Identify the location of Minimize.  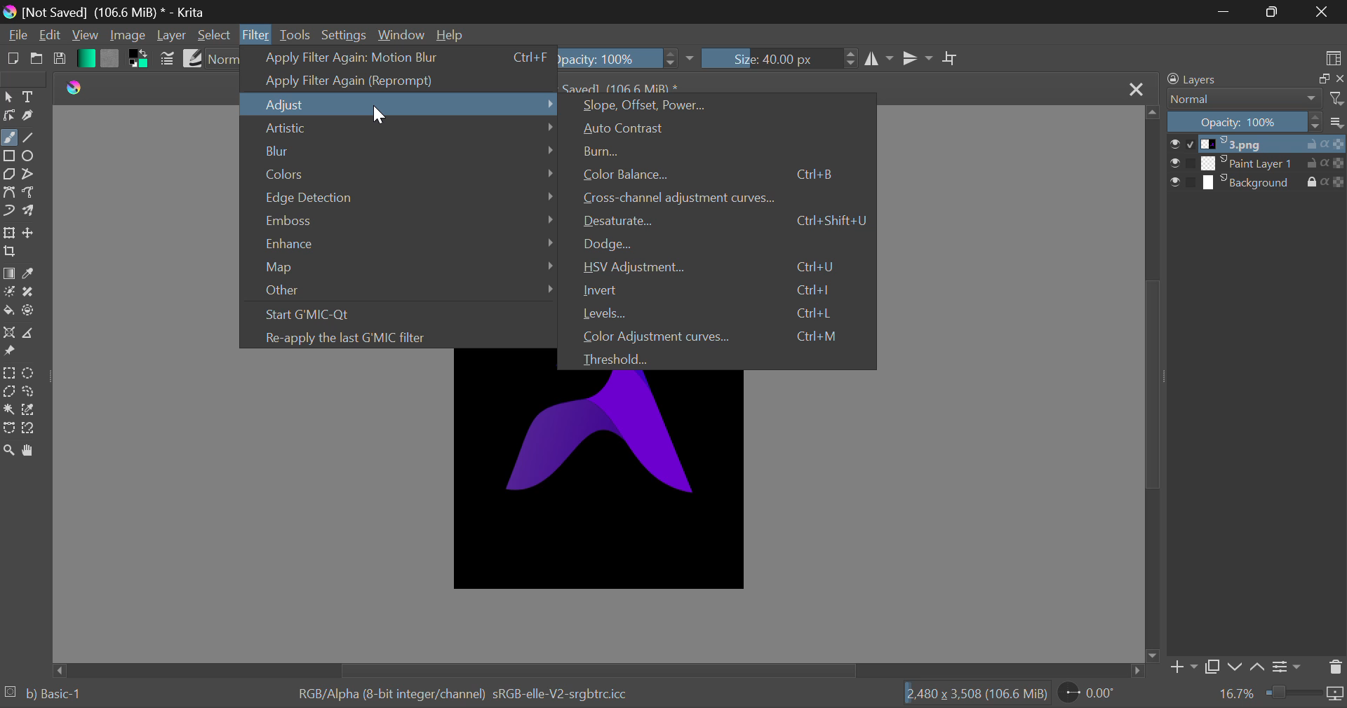
(1271, 12).